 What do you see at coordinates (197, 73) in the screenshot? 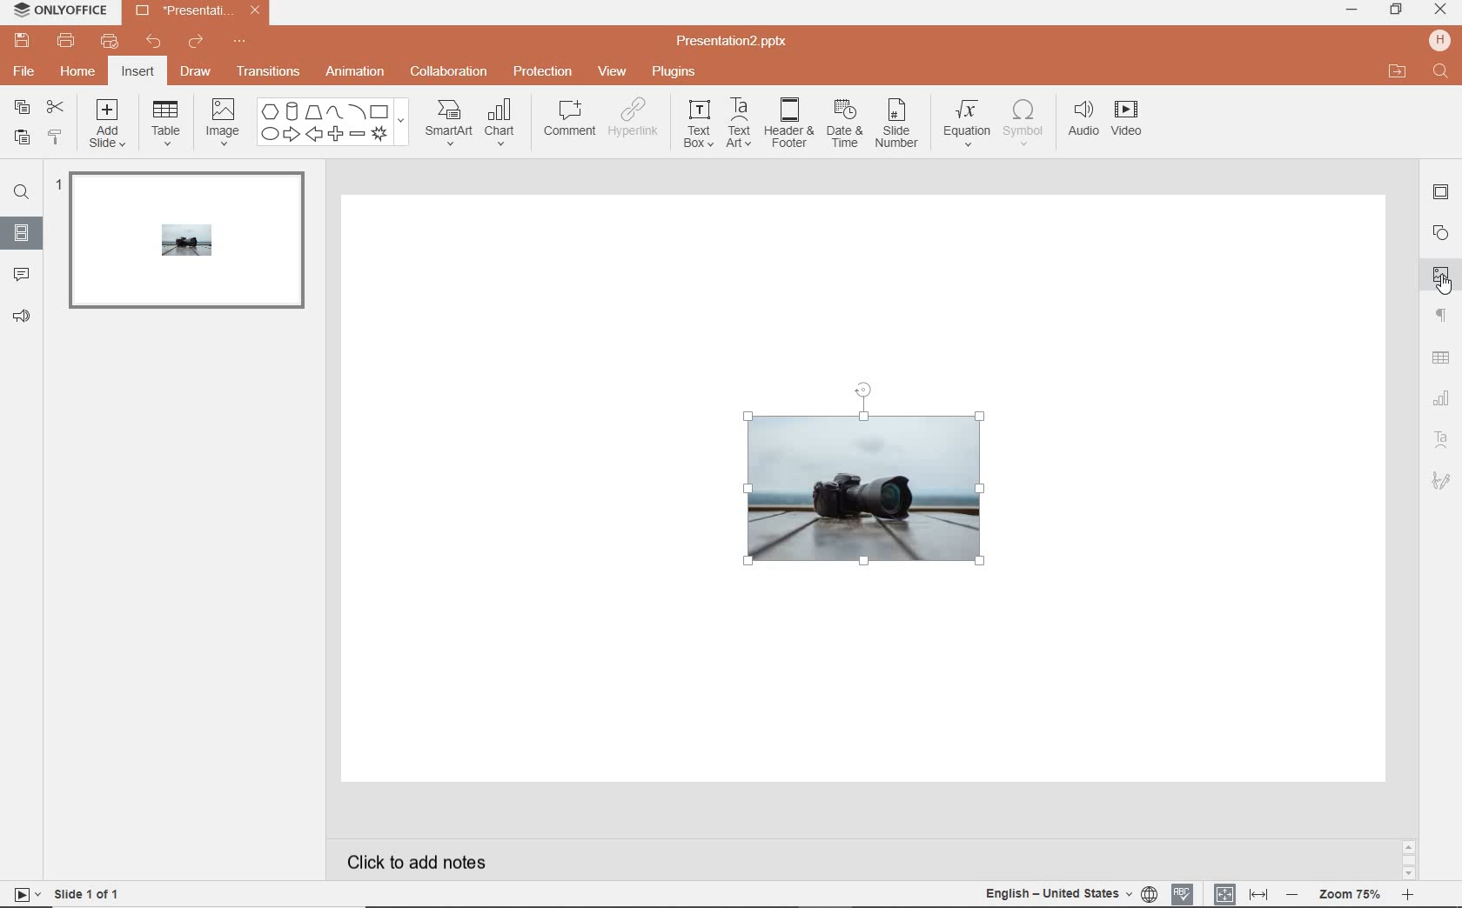
I see `draw` at bounding box center [197, 73].